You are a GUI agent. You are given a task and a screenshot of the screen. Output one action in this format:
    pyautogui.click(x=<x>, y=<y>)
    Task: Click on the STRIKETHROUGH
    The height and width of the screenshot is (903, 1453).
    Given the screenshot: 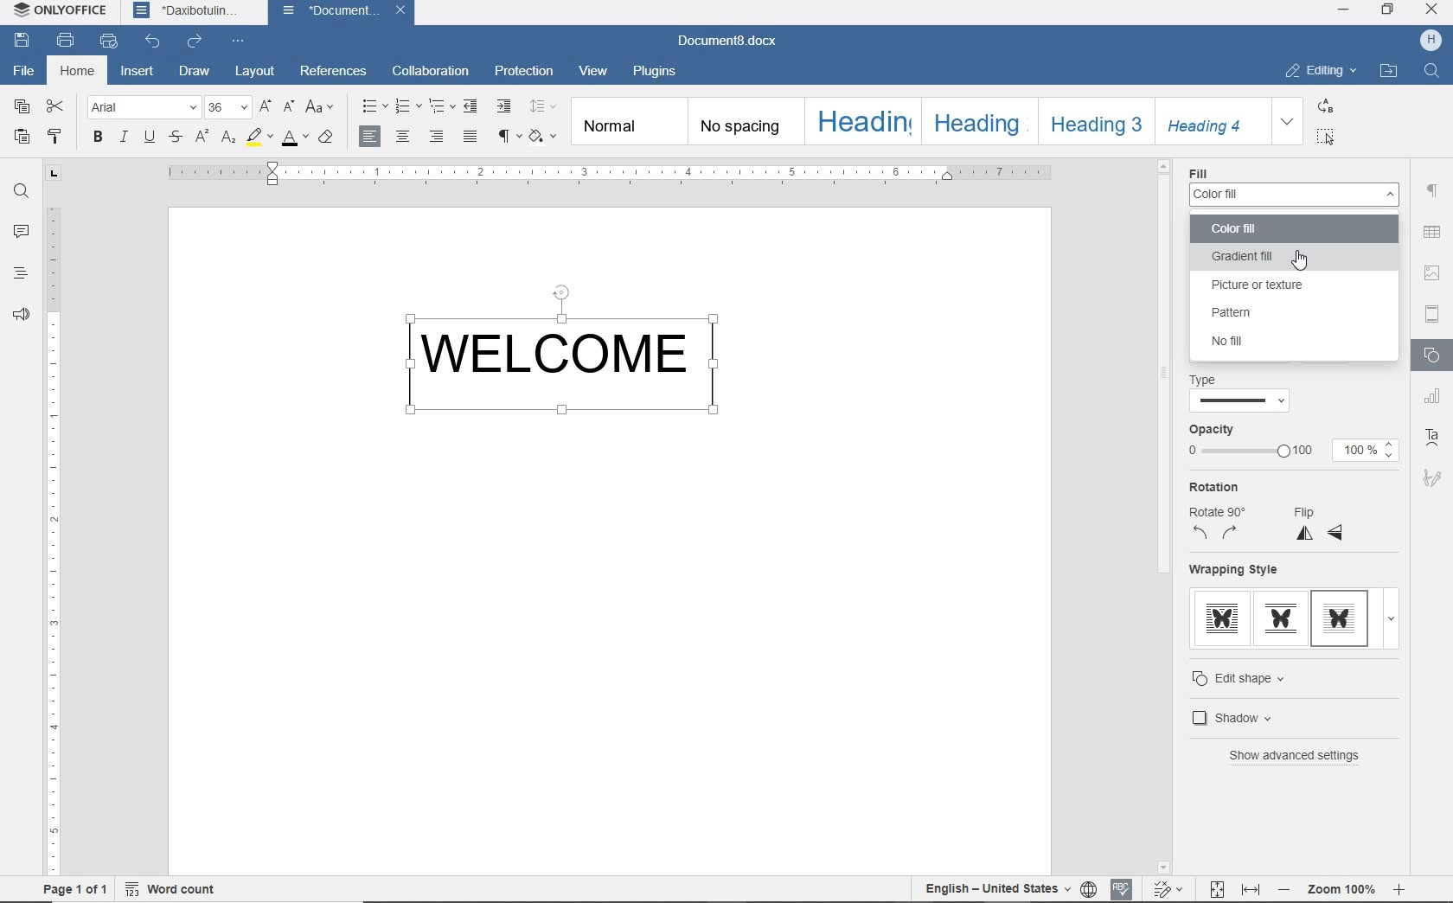 What is the action you would take?
    pyautogui.click(x=177, y=136)
    